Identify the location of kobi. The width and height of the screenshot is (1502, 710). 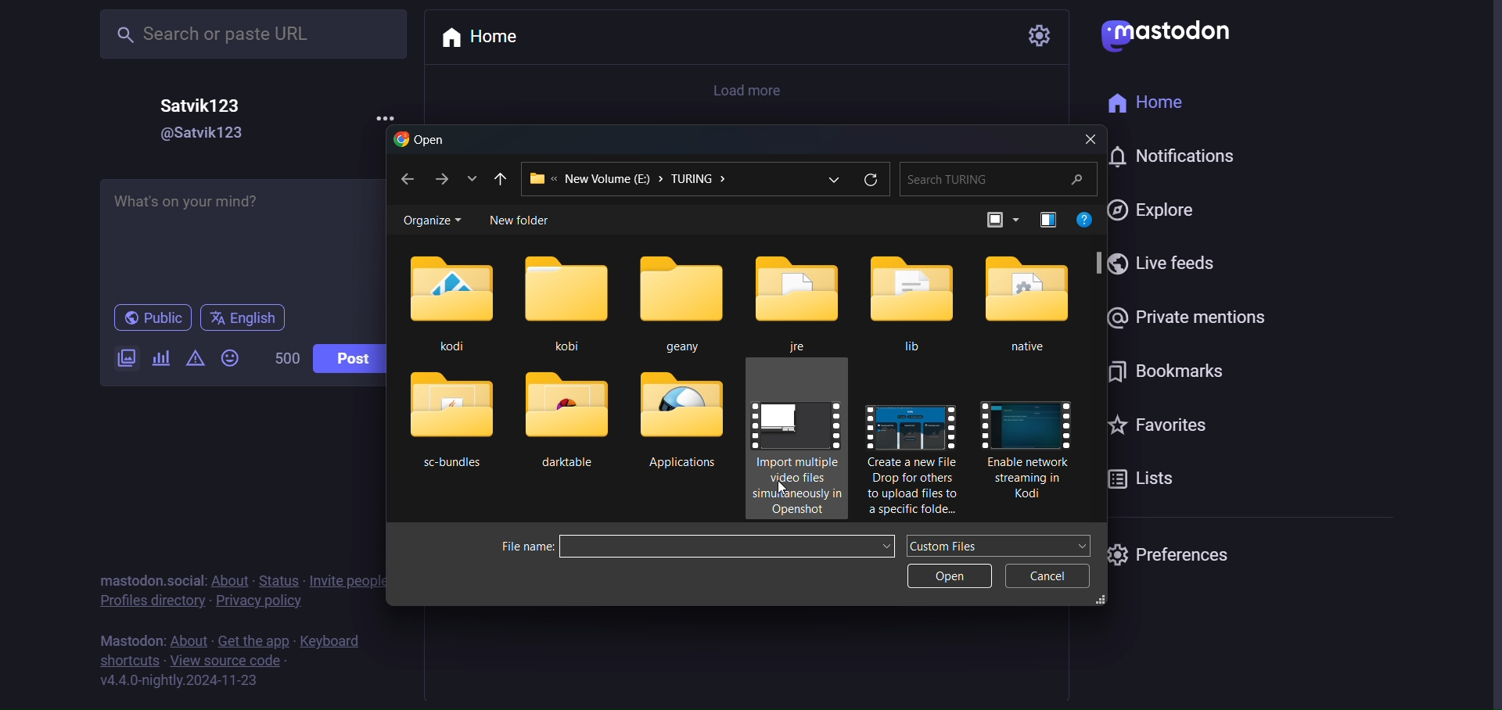
(566, 298).